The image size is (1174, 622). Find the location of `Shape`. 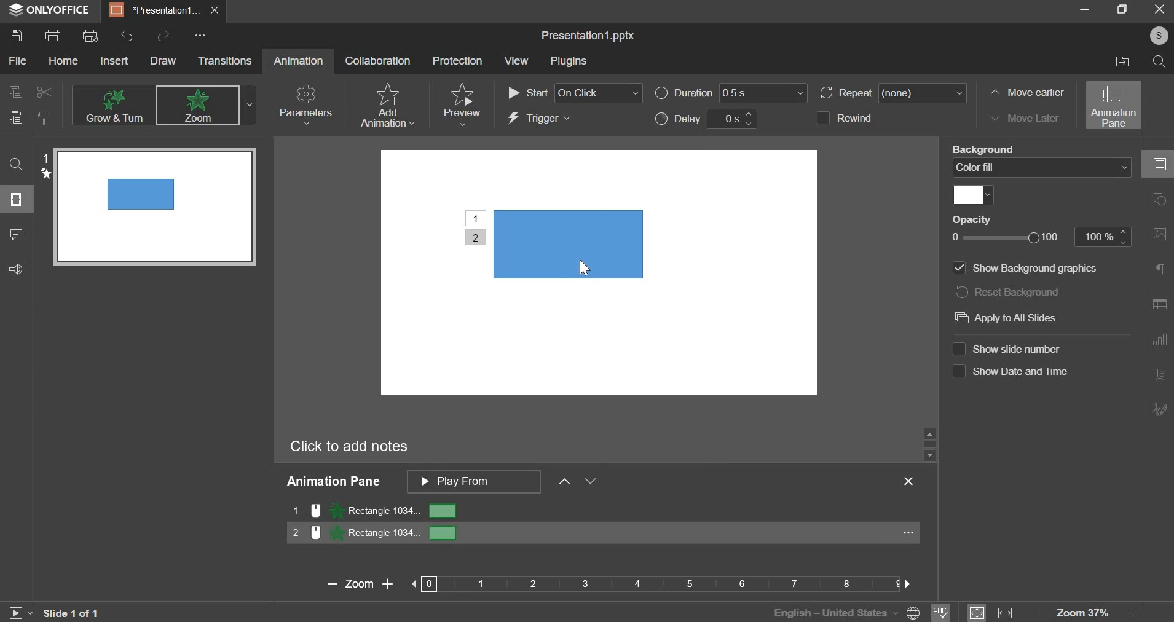

Shape is located at coordinates (556, 241).